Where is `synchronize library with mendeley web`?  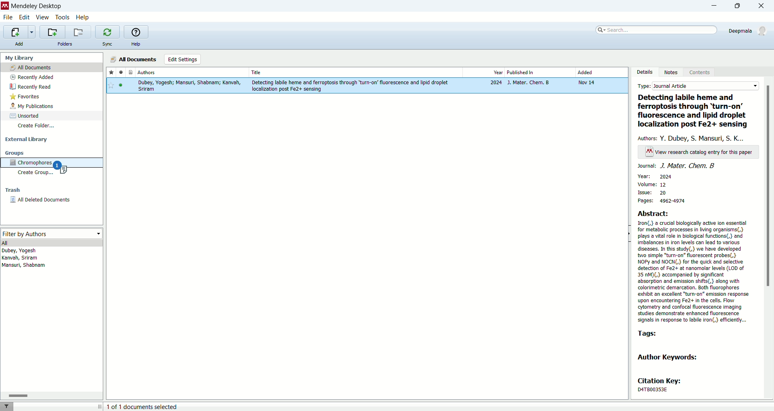
synchronize library with mendeley web is located at coordinates (107, 32).